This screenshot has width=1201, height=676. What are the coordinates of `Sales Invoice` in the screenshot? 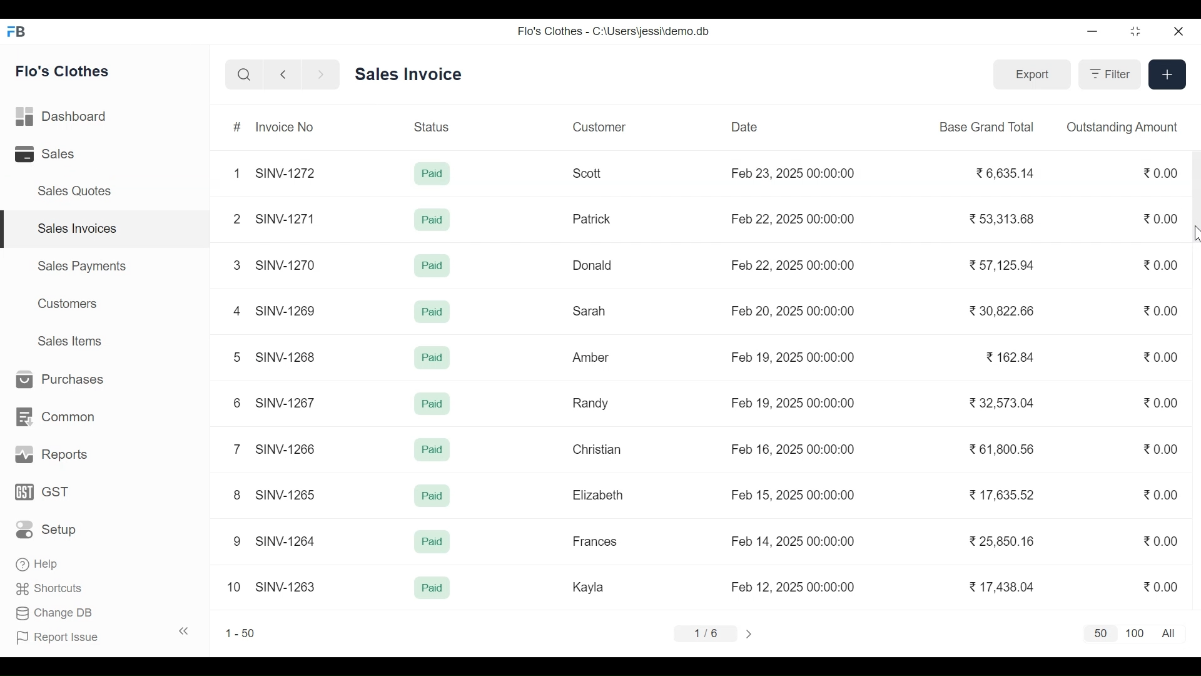 It's located at (408, 75).